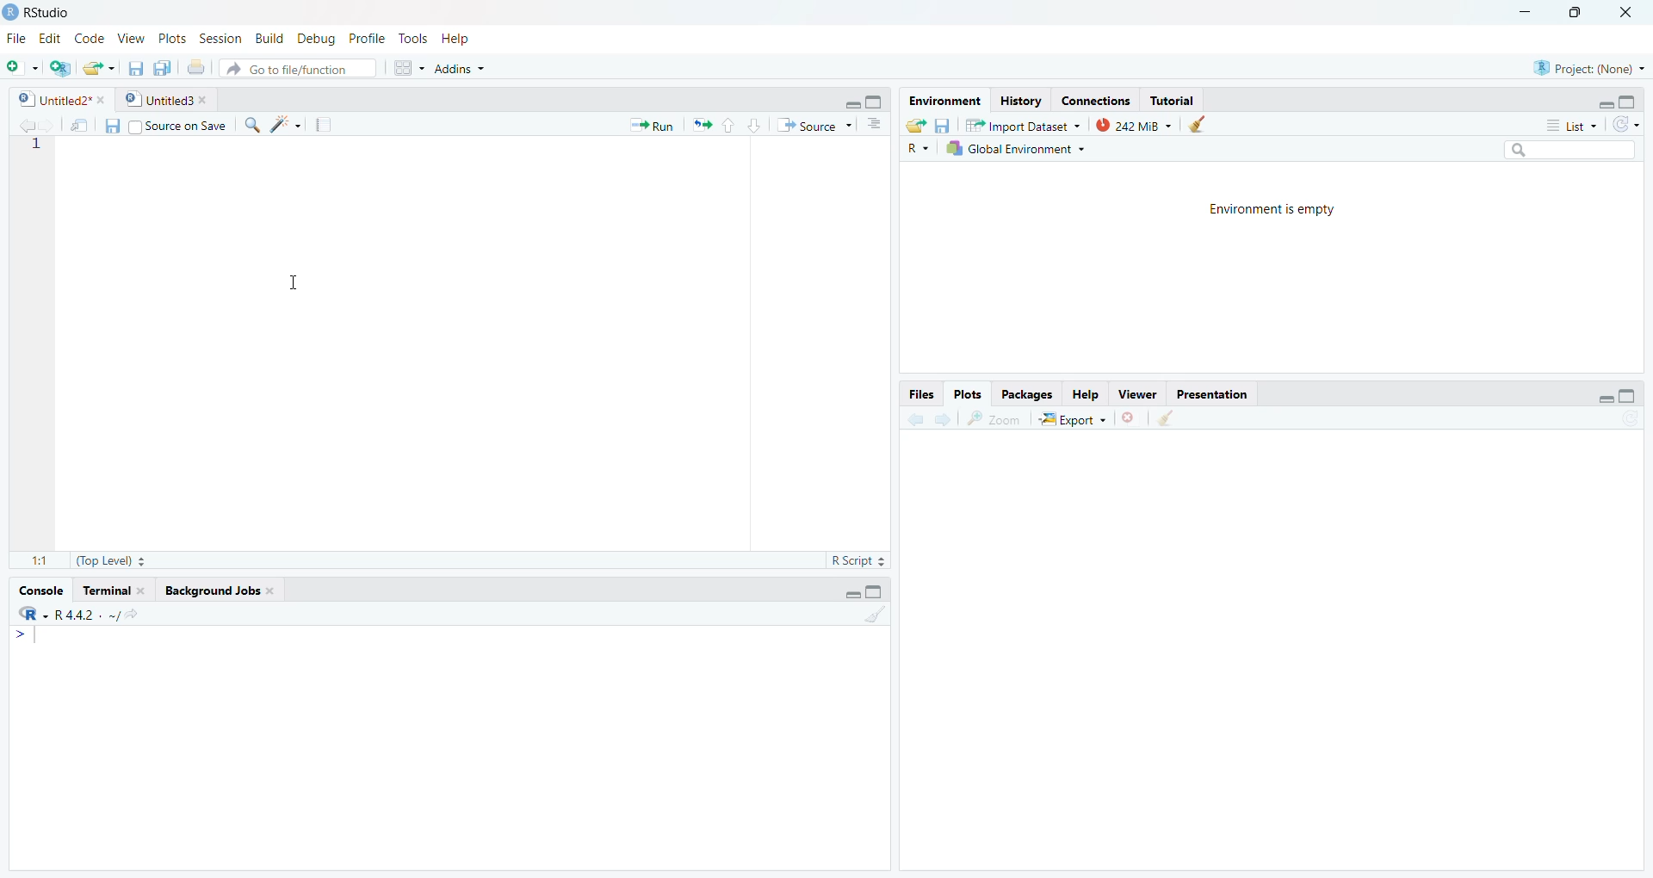 The width and height of the screenshot is (1653, 878). Describe the element at coordinates (943, 418) in the screenshot. I see `move forward` at that location.